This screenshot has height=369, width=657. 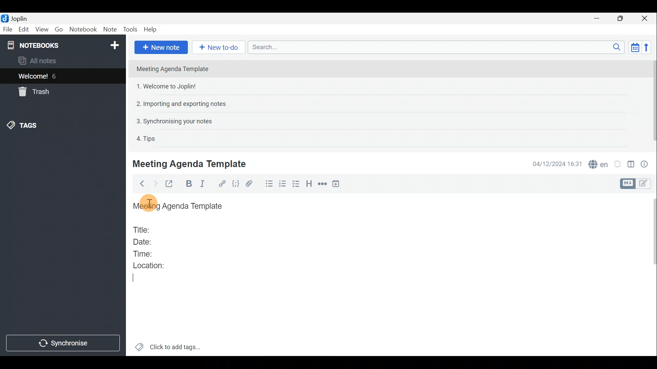 I want to click on Trash, so click(x=33, y=92).